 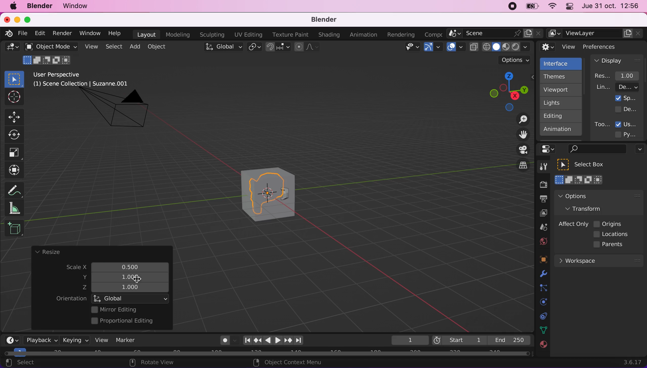 What do you see at coordinates (157, 363) in the screenshot?
I see `rotate view` at bounding box center [157, 363].